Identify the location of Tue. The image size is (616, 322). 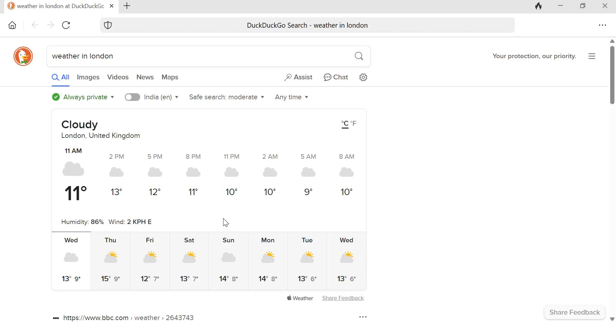
(307, 240).